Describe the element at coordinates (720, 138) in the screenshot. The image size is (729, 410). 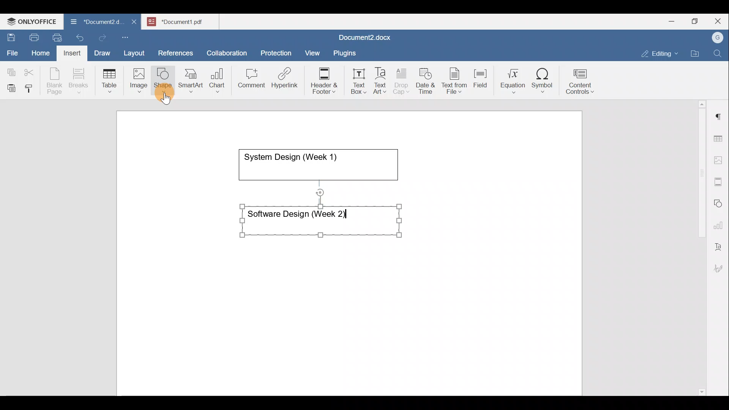
I see `Table settings` at that location.